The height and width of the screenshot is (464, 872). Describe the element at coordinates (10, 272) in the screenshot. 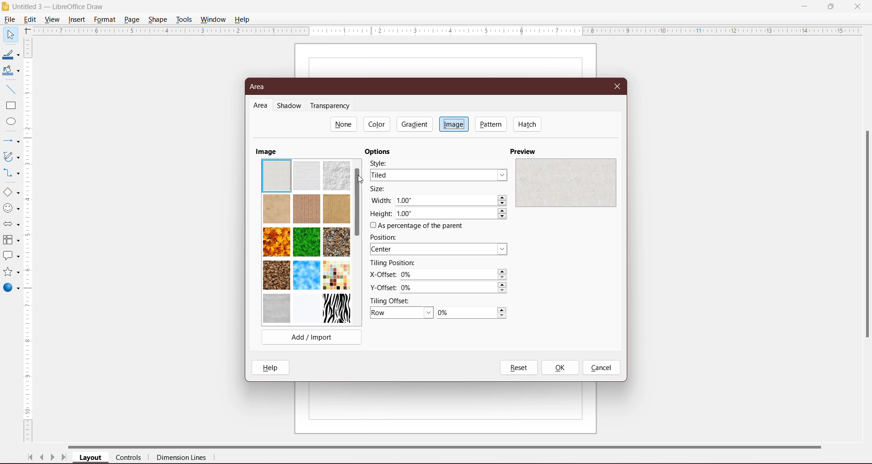

I see `Stars and Banners` at that location.